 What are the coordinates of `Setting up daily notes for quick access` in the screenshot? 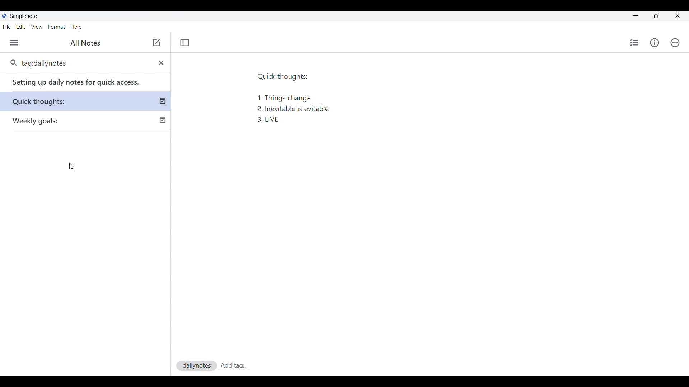 It's located at (81, 82).